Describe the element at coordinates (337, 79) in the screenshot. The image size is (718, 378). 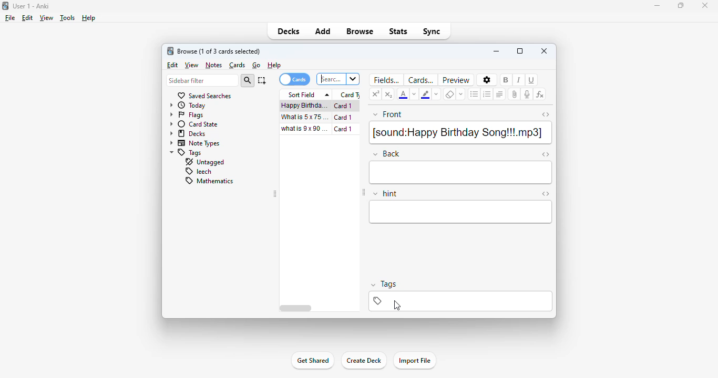
I see `search` at that location.